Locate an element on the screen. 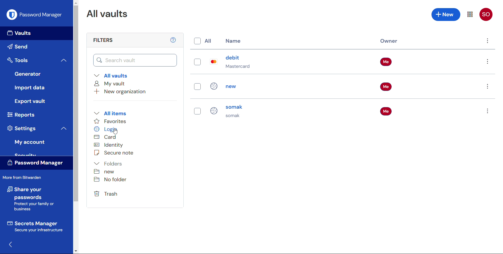 This screenshot has width=503, height=254. Owner  is located at coordinates (389, 41).